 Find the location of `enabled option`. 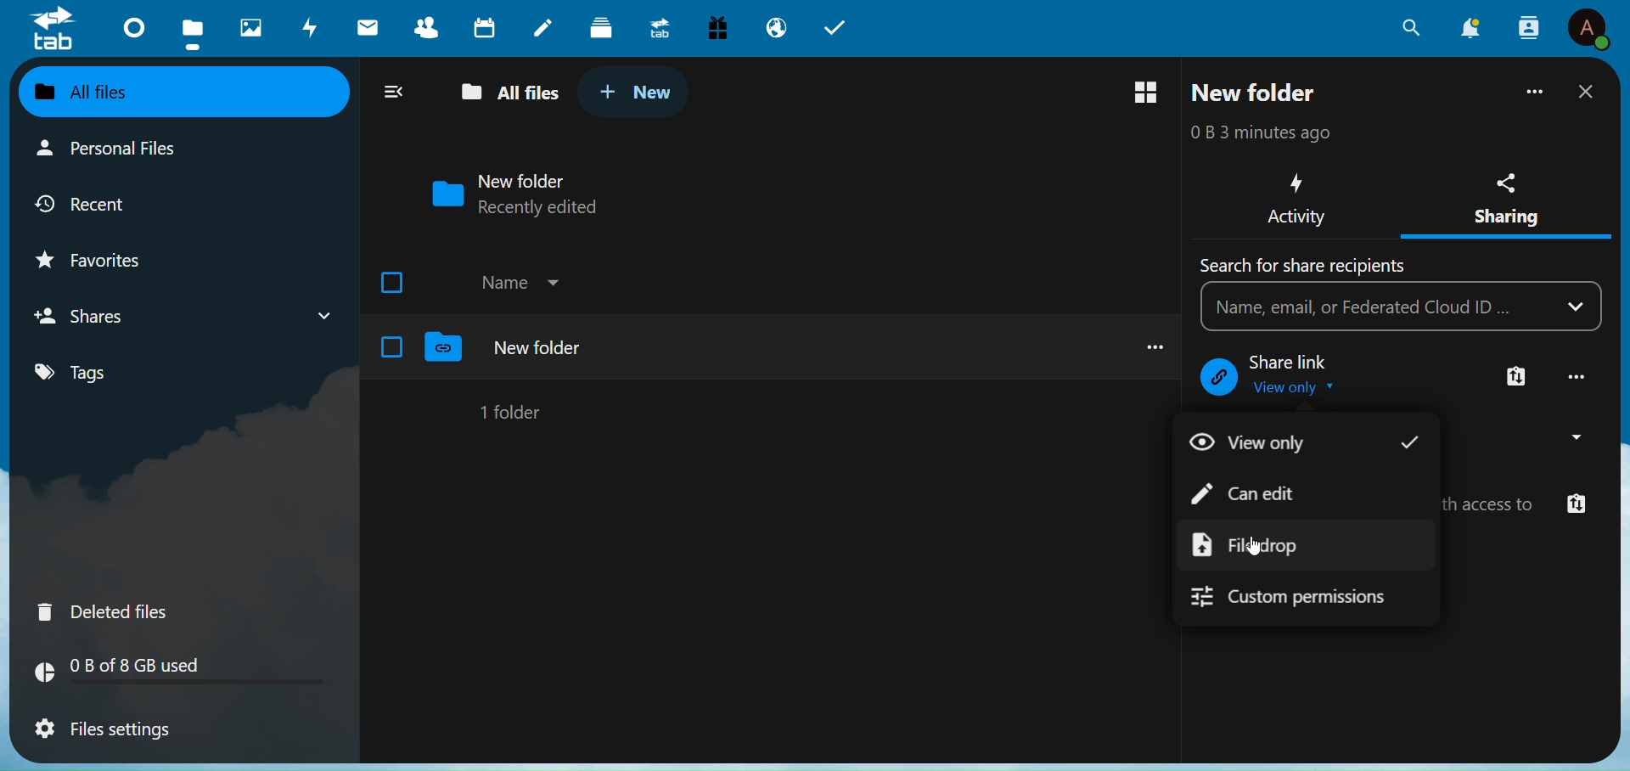

enabled option is located at coordinates (1410, 442).